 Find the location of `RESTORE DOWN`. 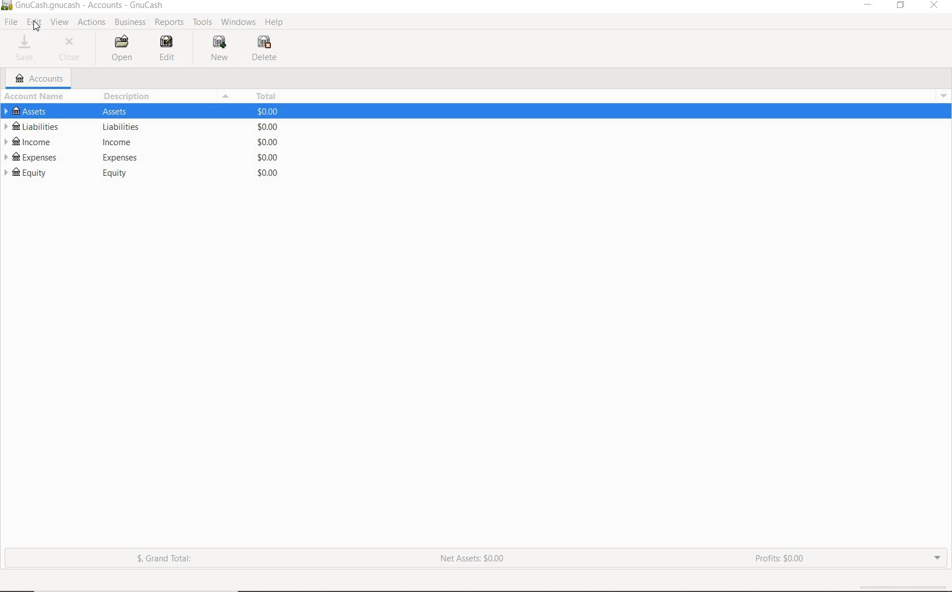

RESTORE DOWN is located at coordinates (900, 7).